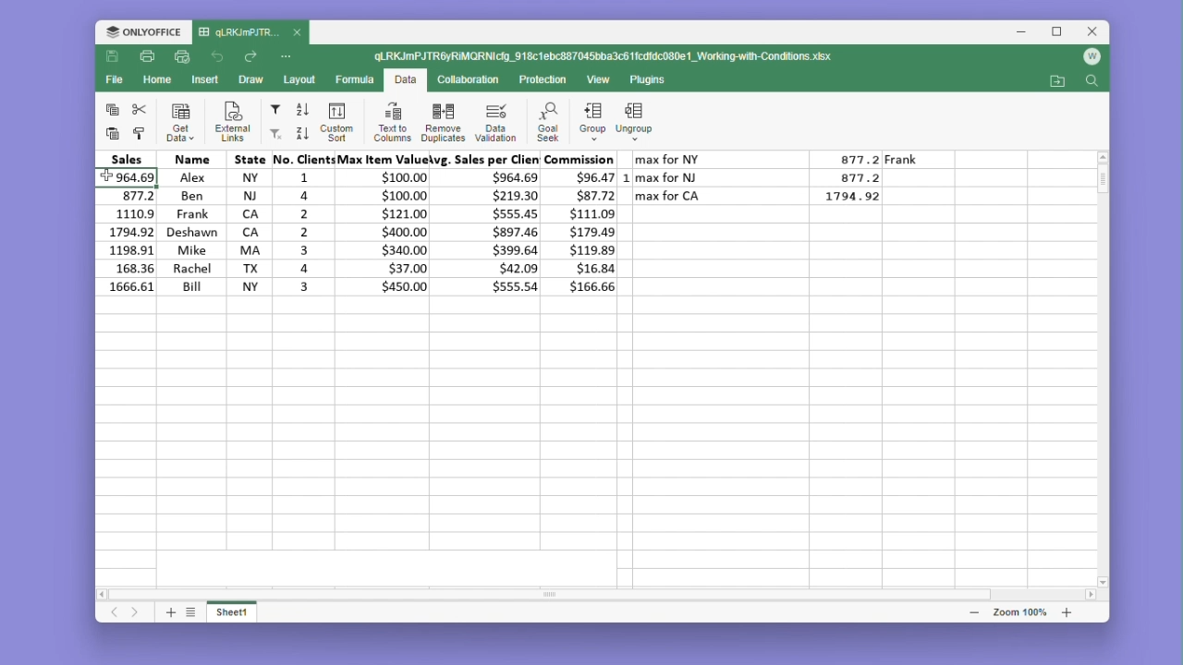 This screenshot has height=665, width=1183. Describe the element at coordinates (635, 123) in the screenshot. I see `Ungroup` at that location.